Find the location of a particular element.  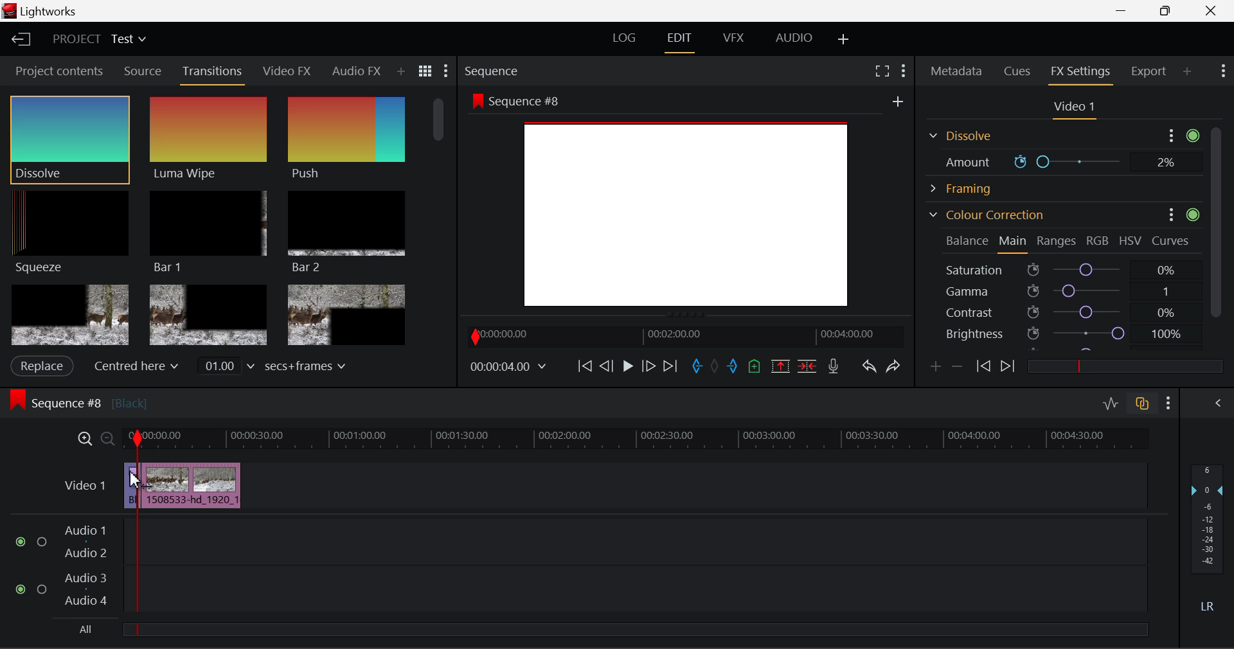

Delete keyframe is located at coordinates (957, 369).